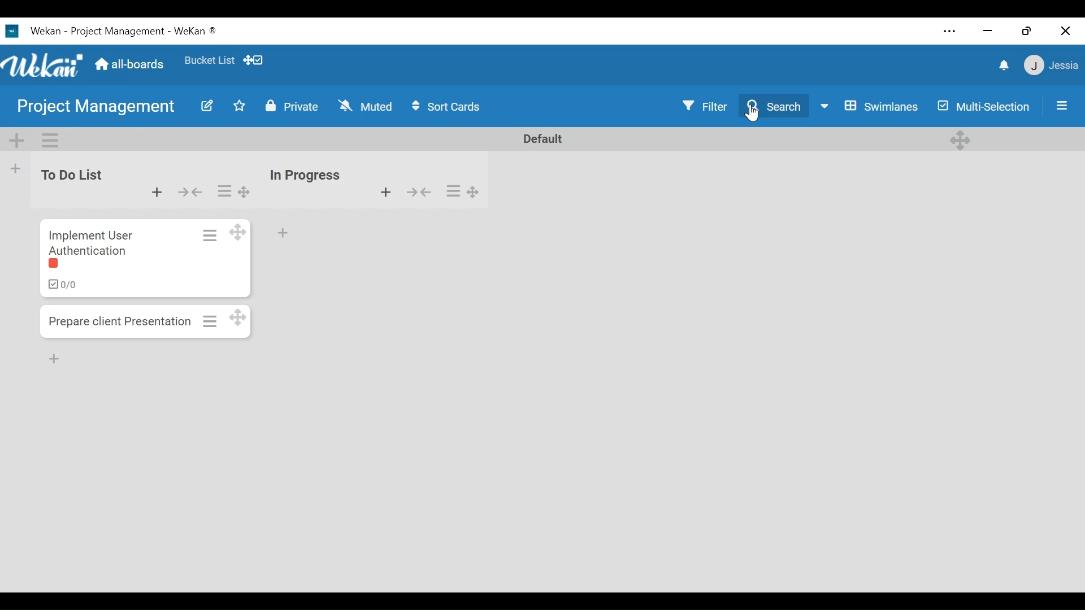 The width and height of the screenshot is (1085, 610). I want to click on Multi-selection, so click(982, 106).